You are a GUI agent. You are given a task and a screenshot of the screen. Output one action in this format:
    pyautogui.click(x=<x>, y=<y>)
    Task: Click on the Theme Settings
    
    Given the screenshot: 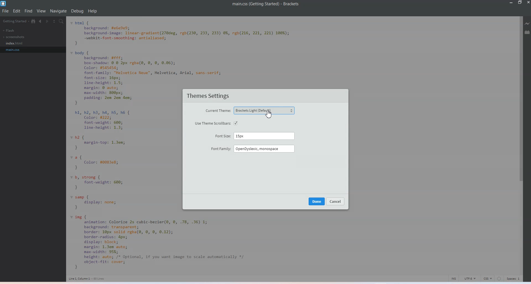 What is the action you would take?
    pyautogui.click(x=208, y=96)
    